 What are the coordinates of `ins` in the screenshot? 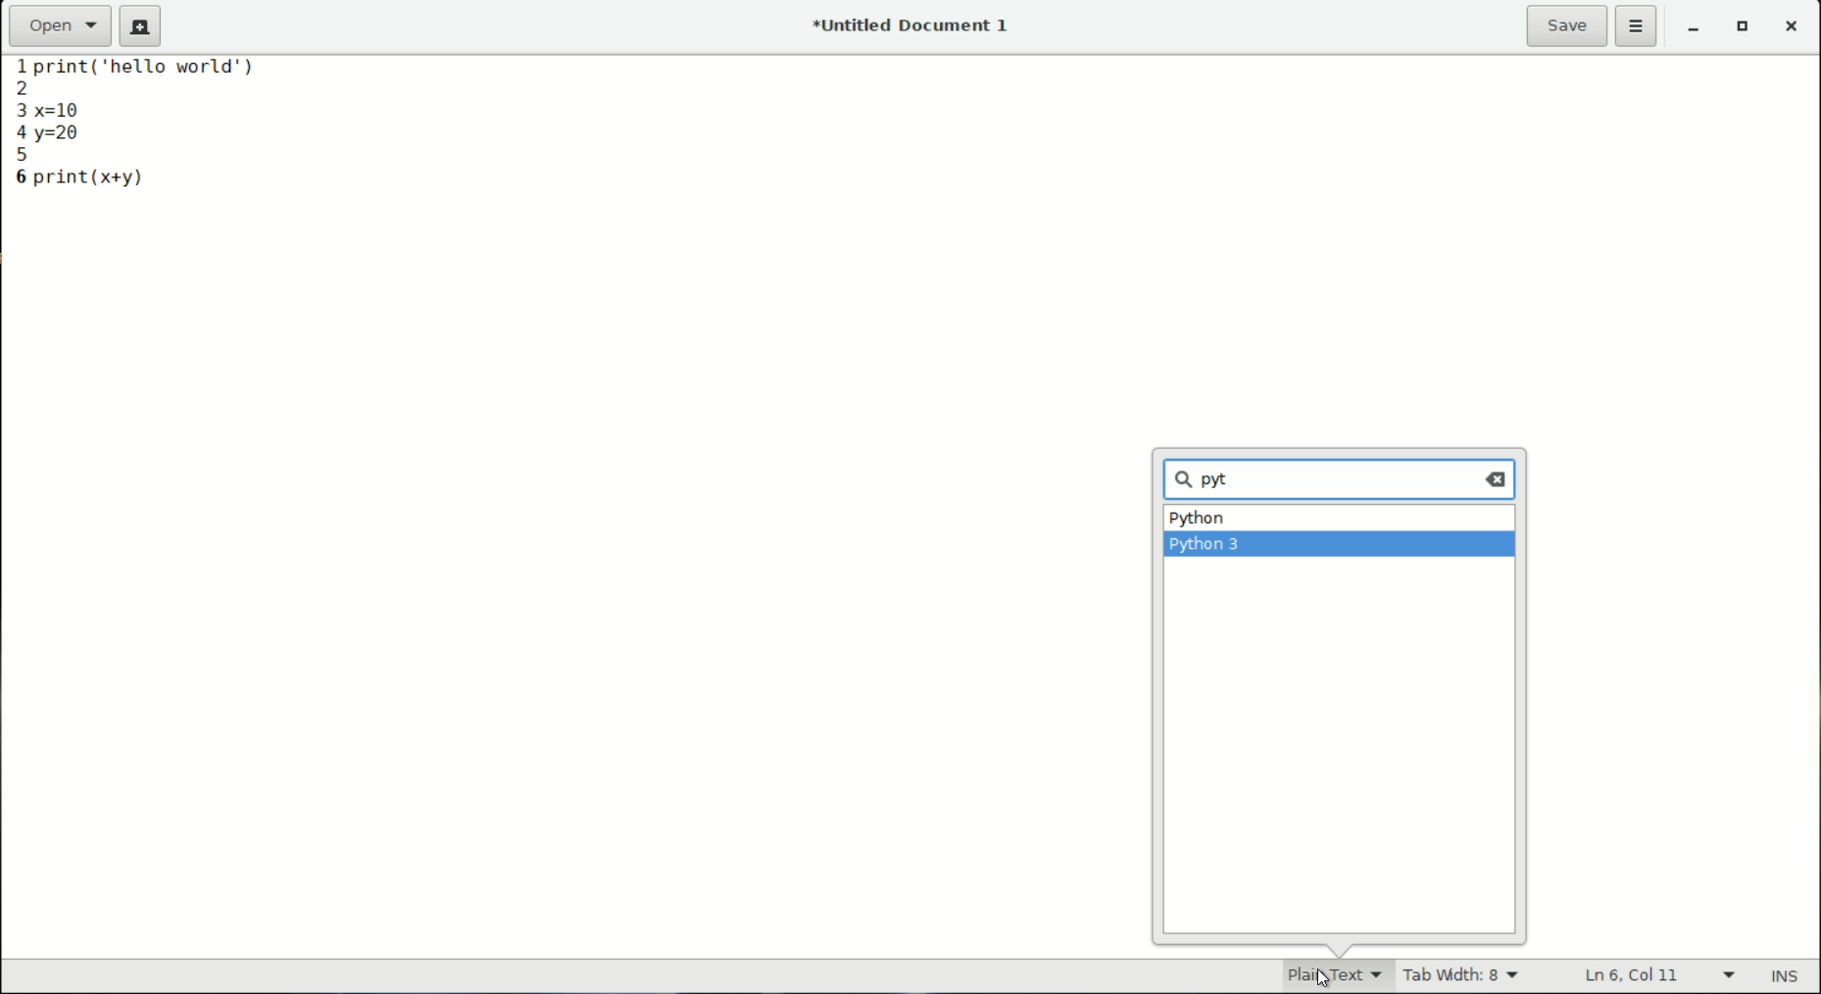 It's located at (1788, 977).